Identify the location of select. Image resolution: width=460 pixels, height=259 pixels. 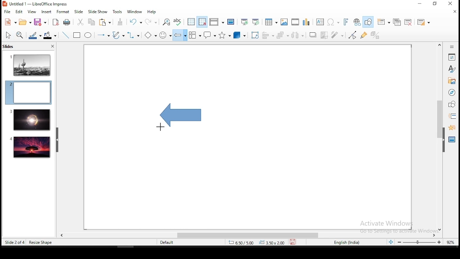
(8, 35).